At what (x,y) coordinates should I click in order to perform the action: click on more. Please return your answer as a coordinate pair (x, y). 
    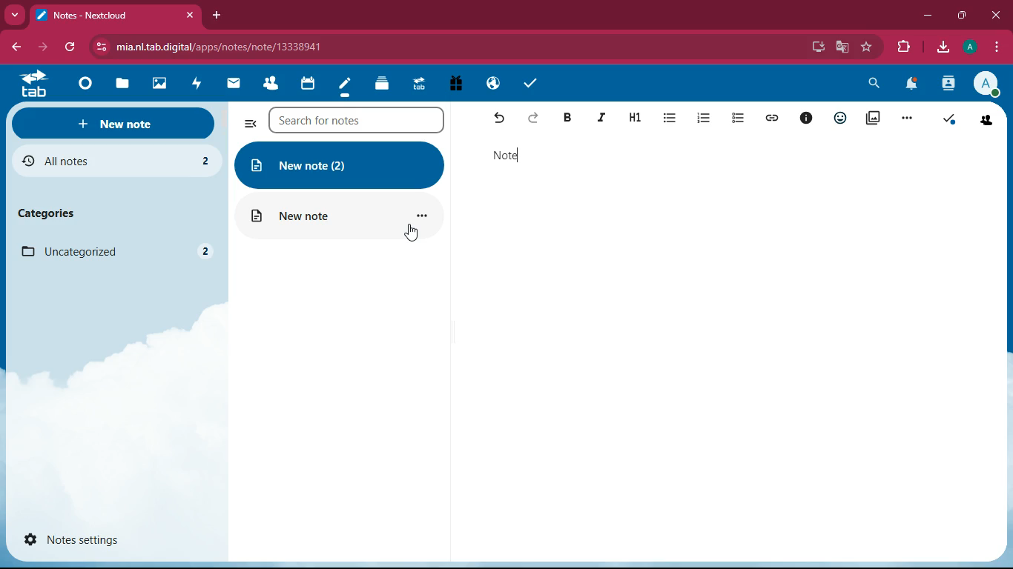
    Looking at the image, I should click on (909, 120).